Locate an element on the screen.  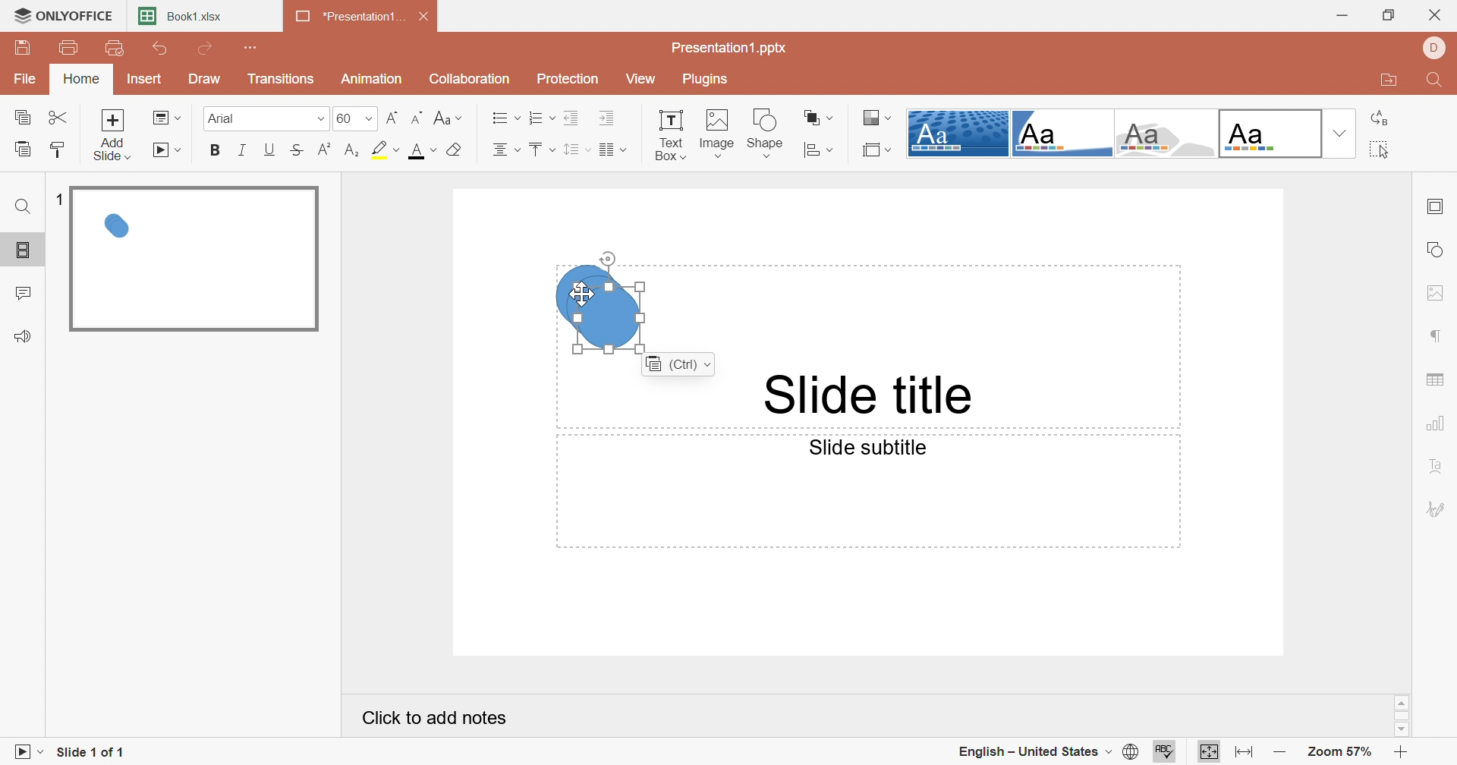
Shape settings is located at coordinates (1438, 249).